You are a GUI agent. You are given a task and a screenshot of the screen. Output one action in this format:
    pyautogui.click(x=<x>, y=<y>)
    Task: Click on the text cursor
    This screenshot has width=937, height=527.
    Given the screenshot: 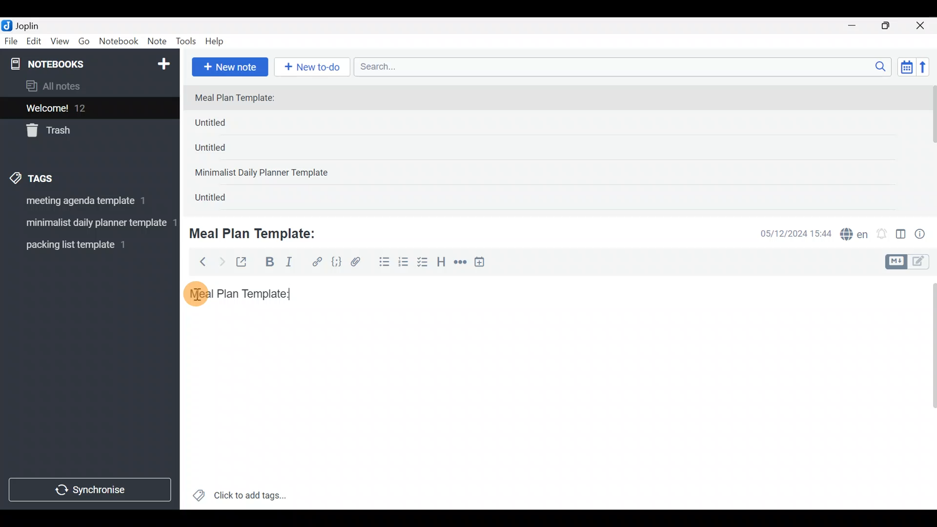 What is the action you would take?
    pyautogui.click(x=293, y=294)
    